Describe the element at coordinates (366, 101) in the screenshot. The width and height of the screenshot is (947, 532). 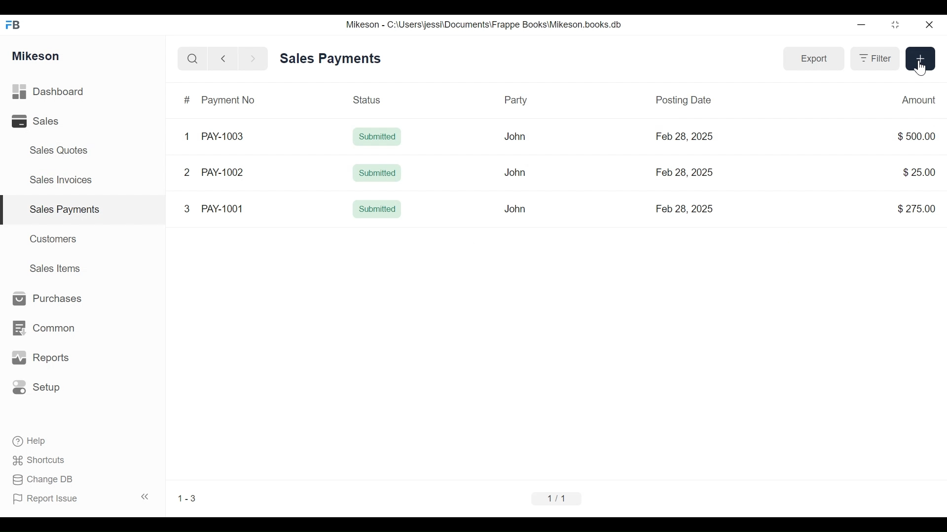
I see `Status` at that location.